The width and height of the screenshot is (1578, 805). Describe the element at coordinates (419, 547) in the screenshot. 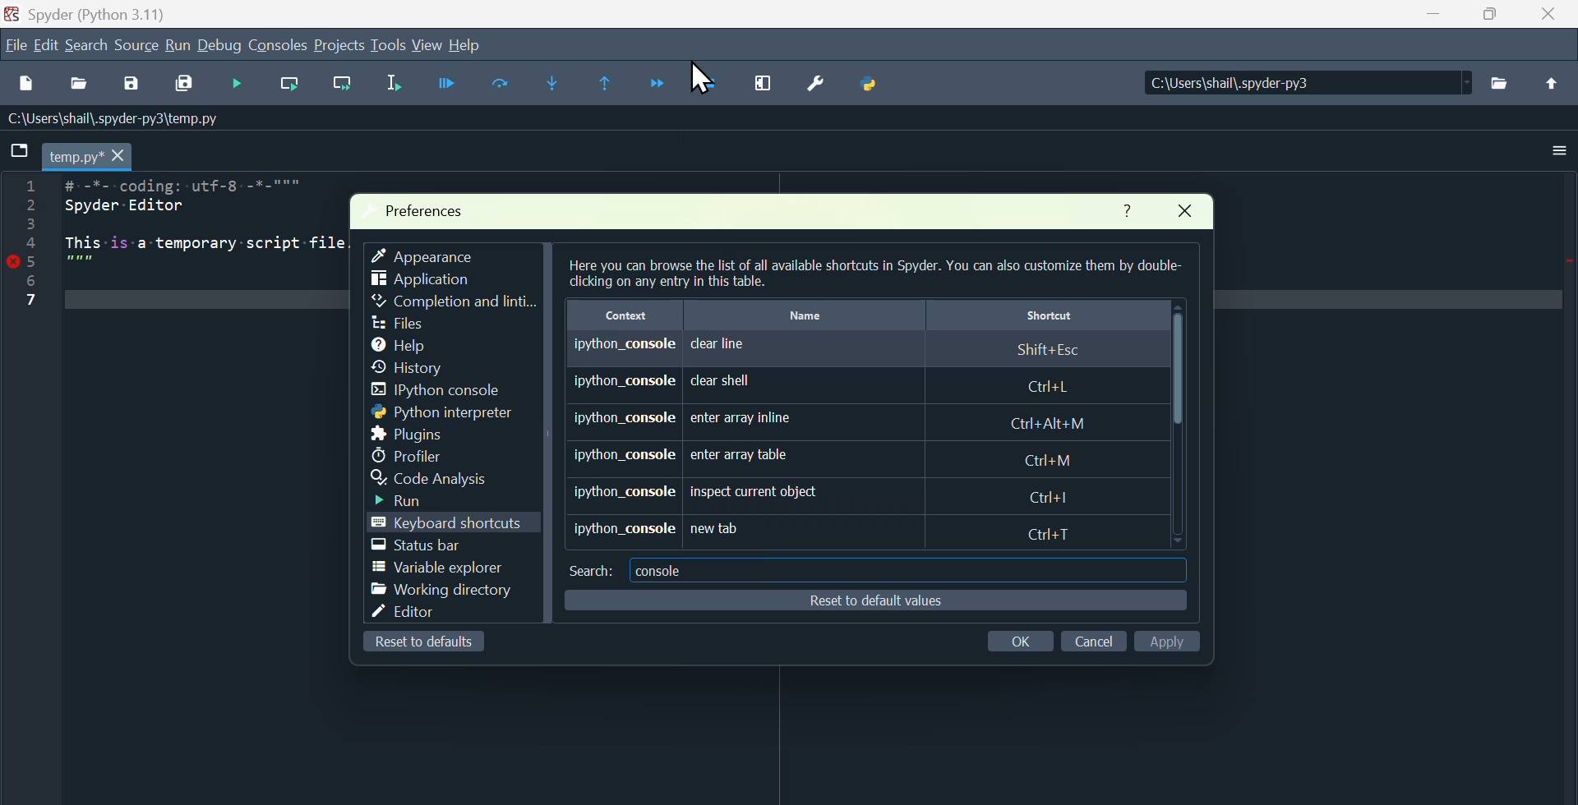

I see `Status bar` at that location.